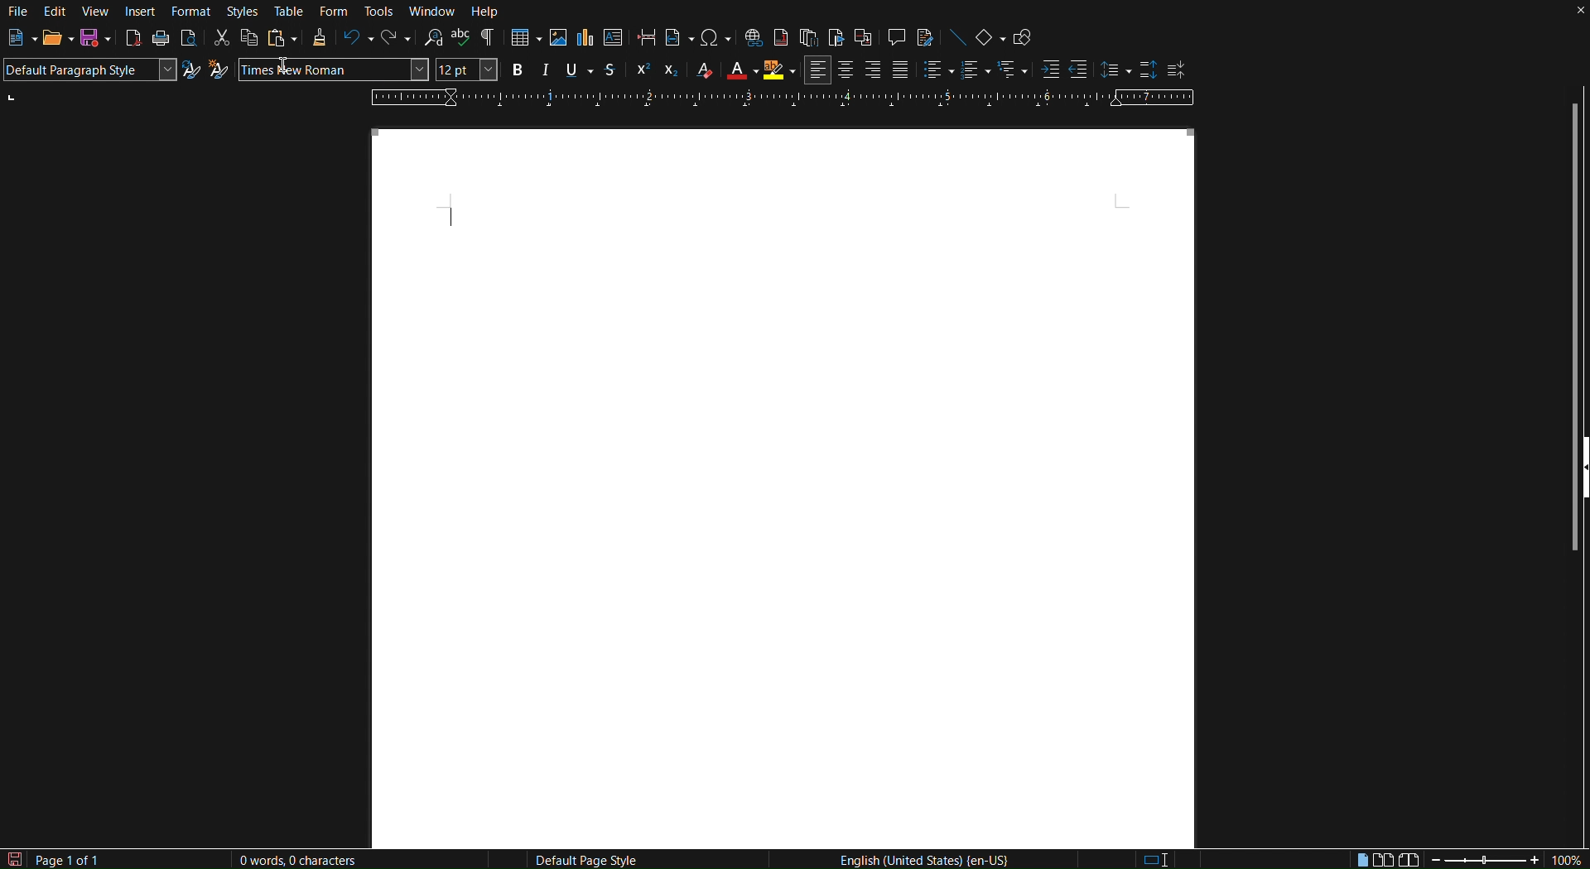 The height and width of the screenshot is (869, 1590). Describe the element at coordinates (86, 70) in the screenshot. I see `Default Paragraph Style` at that location.